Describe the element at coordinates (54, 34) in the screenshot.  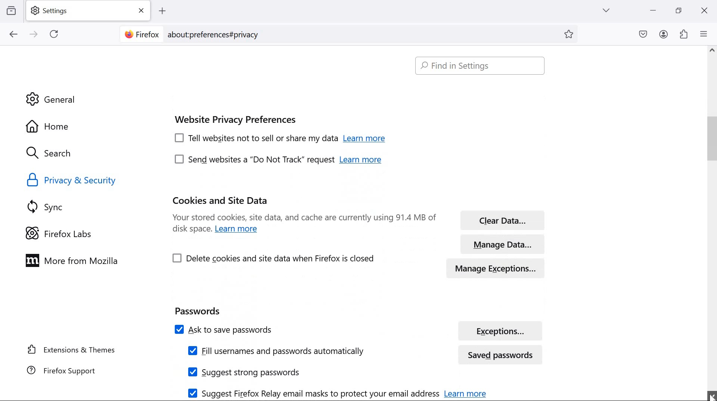
I see `reload` at that location.